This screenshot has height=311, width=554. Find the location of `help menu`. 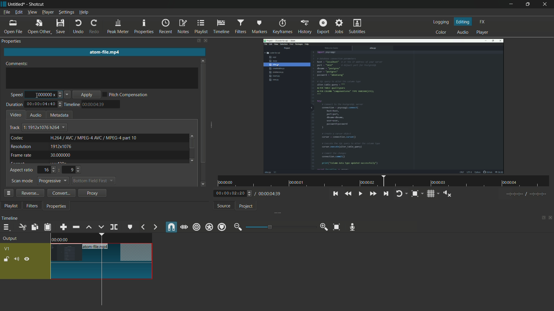

help menu is located at coordinates (84, 12).